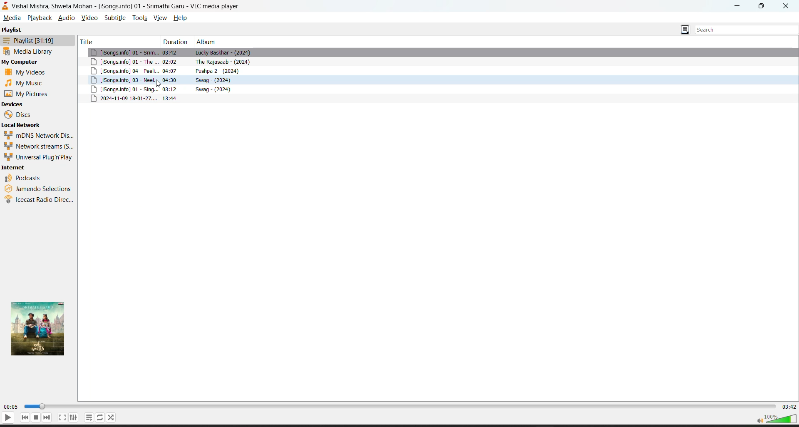 The width and height of the screenshot is (799, 427). What do you see at coordinates (25, 417) in the screenshot?
I see `previous` at bounding box center [25, 417].